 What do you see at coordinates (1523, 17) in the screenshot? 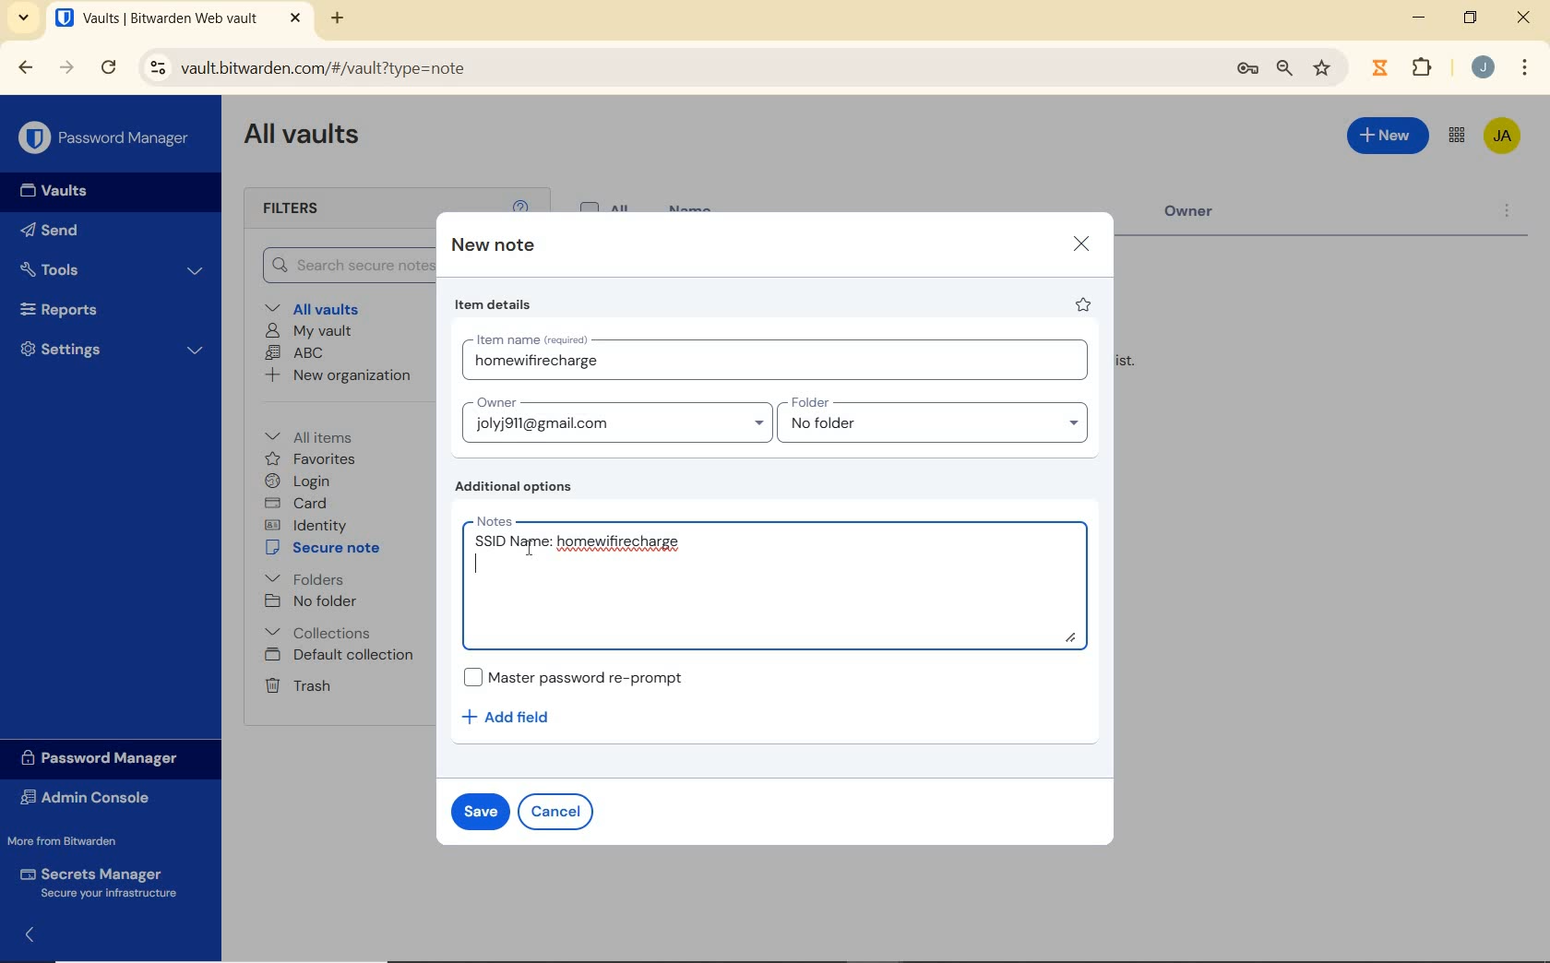
I see `close` at bounding box center [1523, 17].